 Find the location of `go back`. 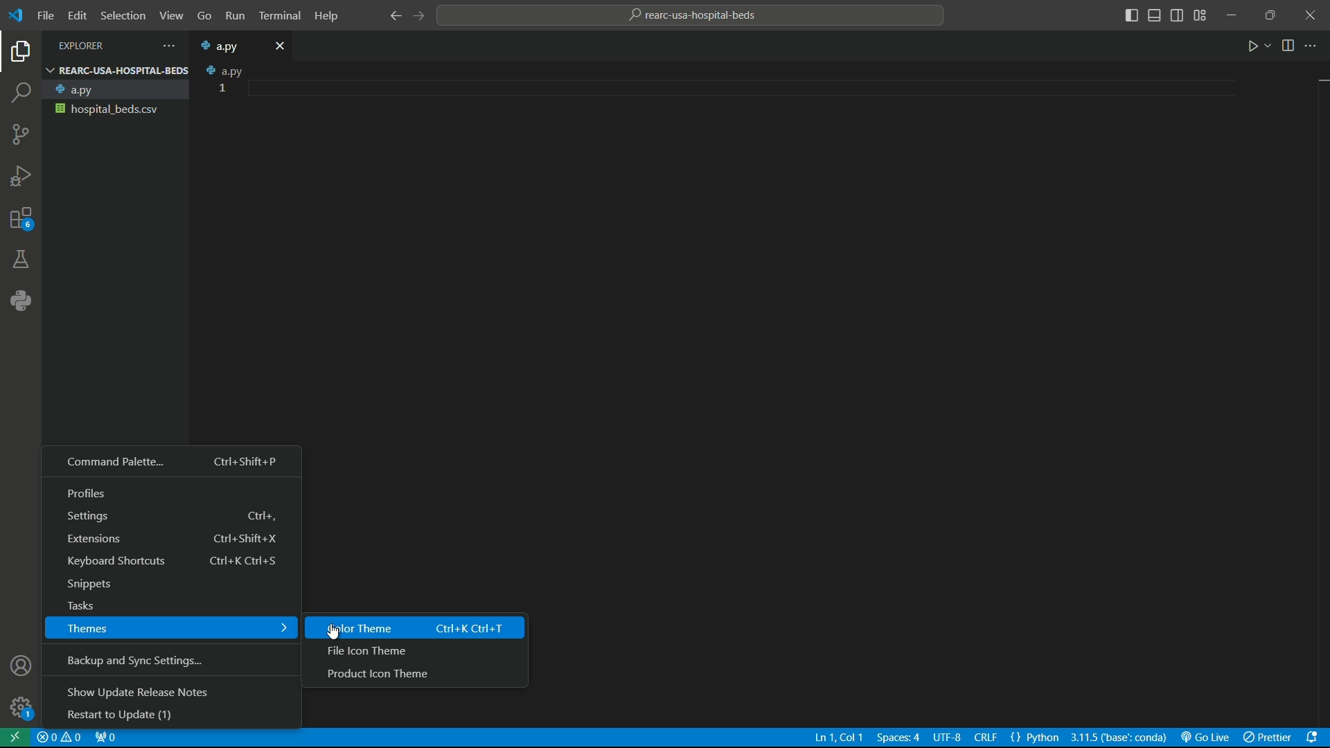

go back is located at coordinates (396, 15).